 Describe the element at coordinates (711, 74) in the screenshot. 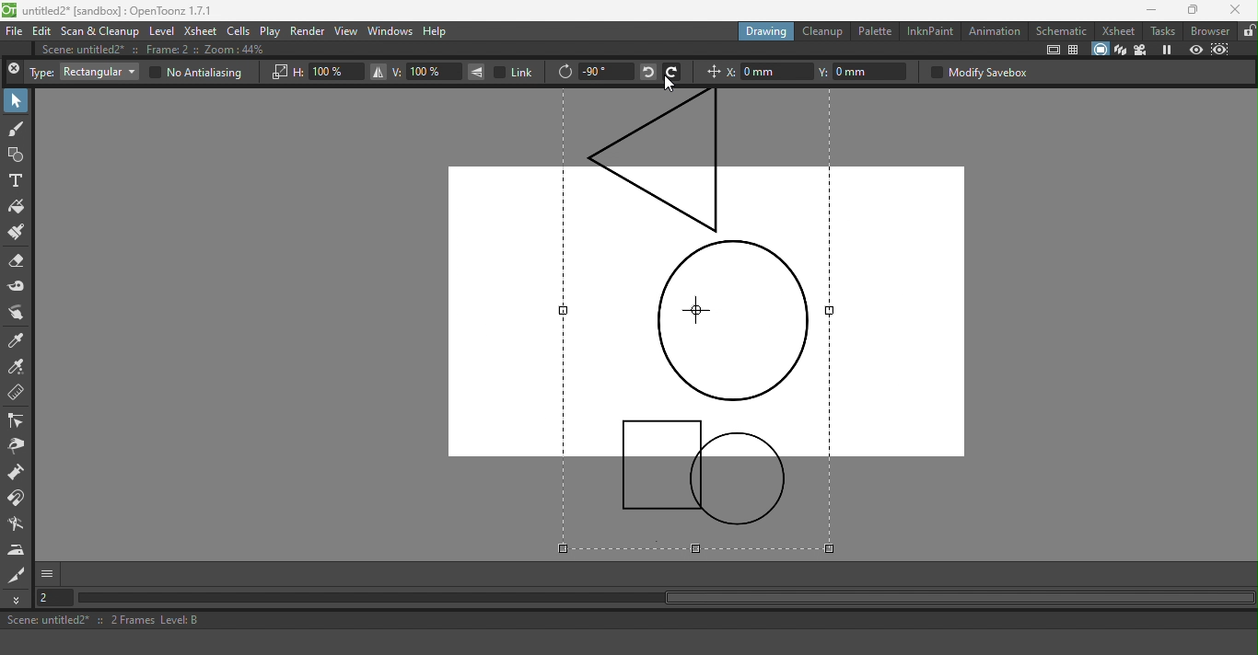

I see `Position` at that location.